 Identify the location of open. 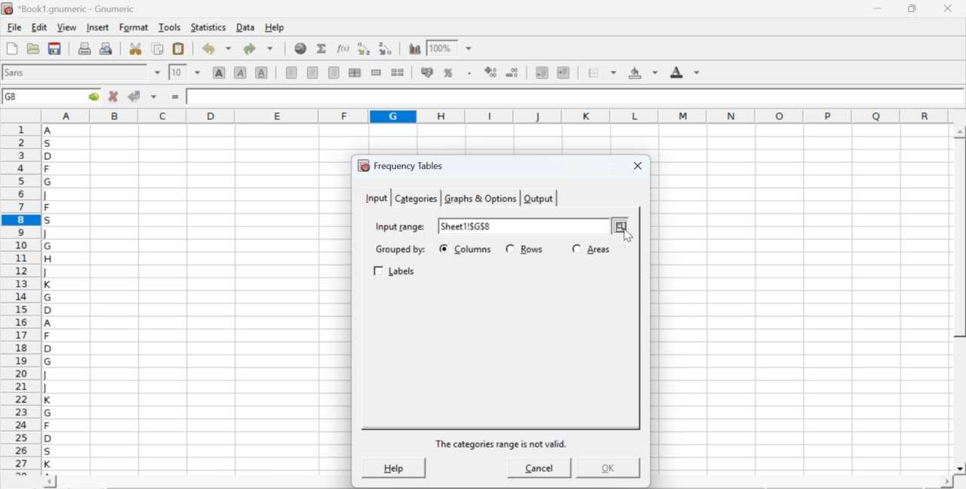
(32, 48).